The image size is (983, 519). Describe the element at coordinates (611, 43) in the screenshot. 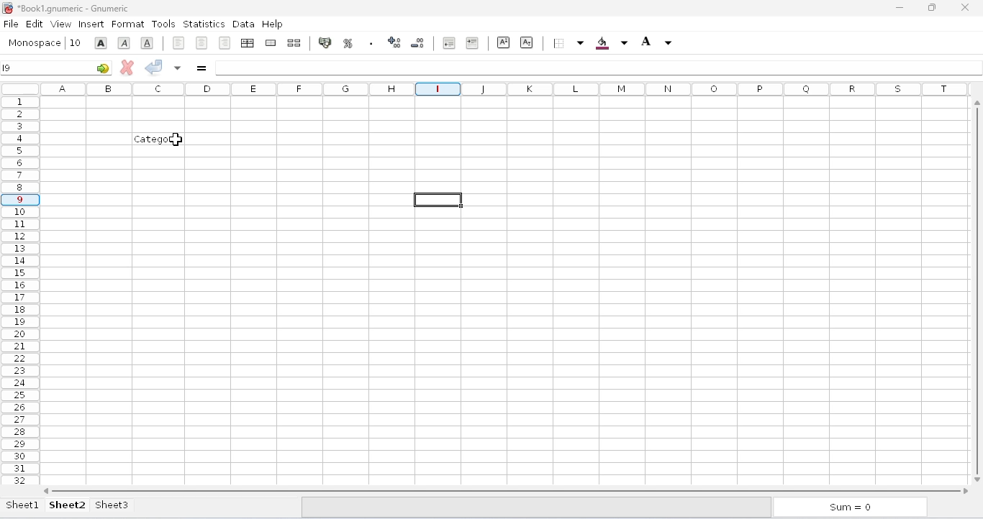

I see `background` at that location.